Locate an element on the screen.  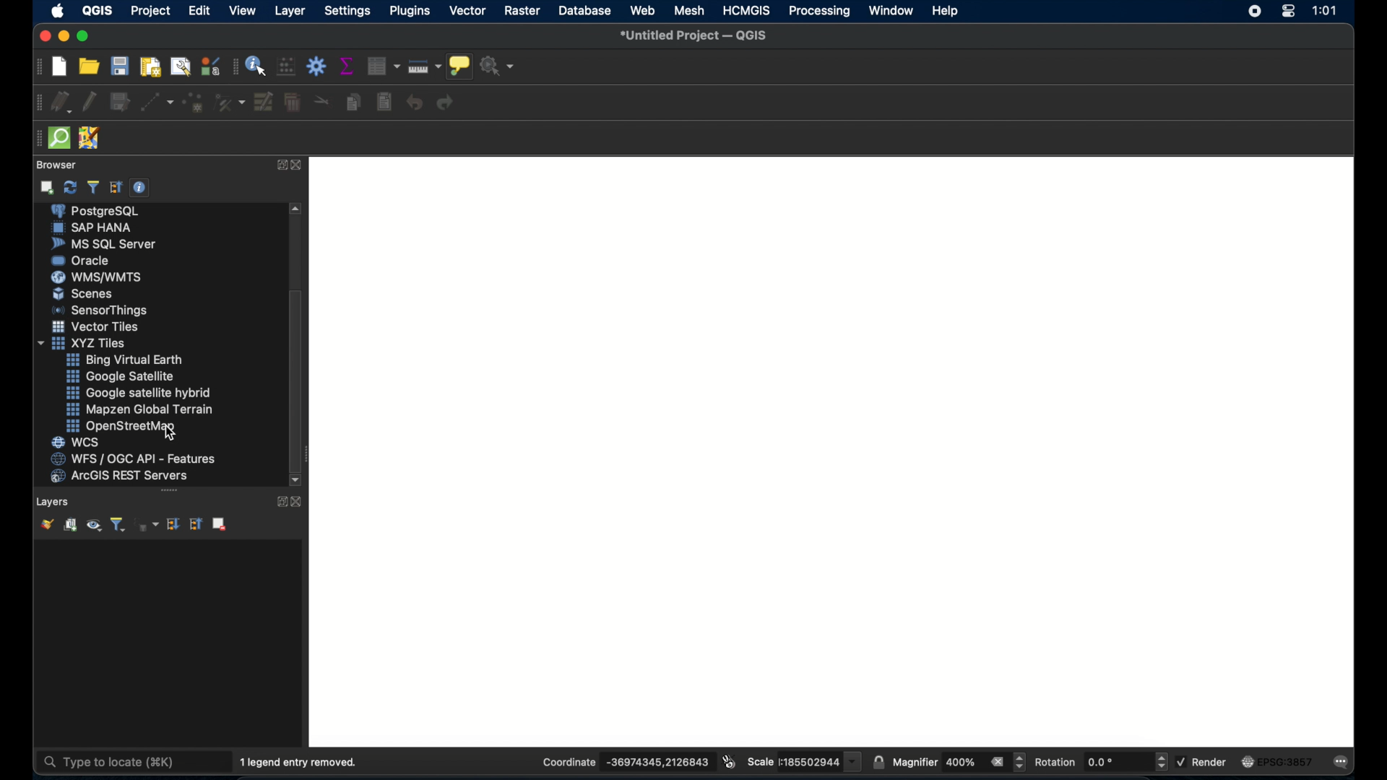
save project is located at coordinates (121, 68).